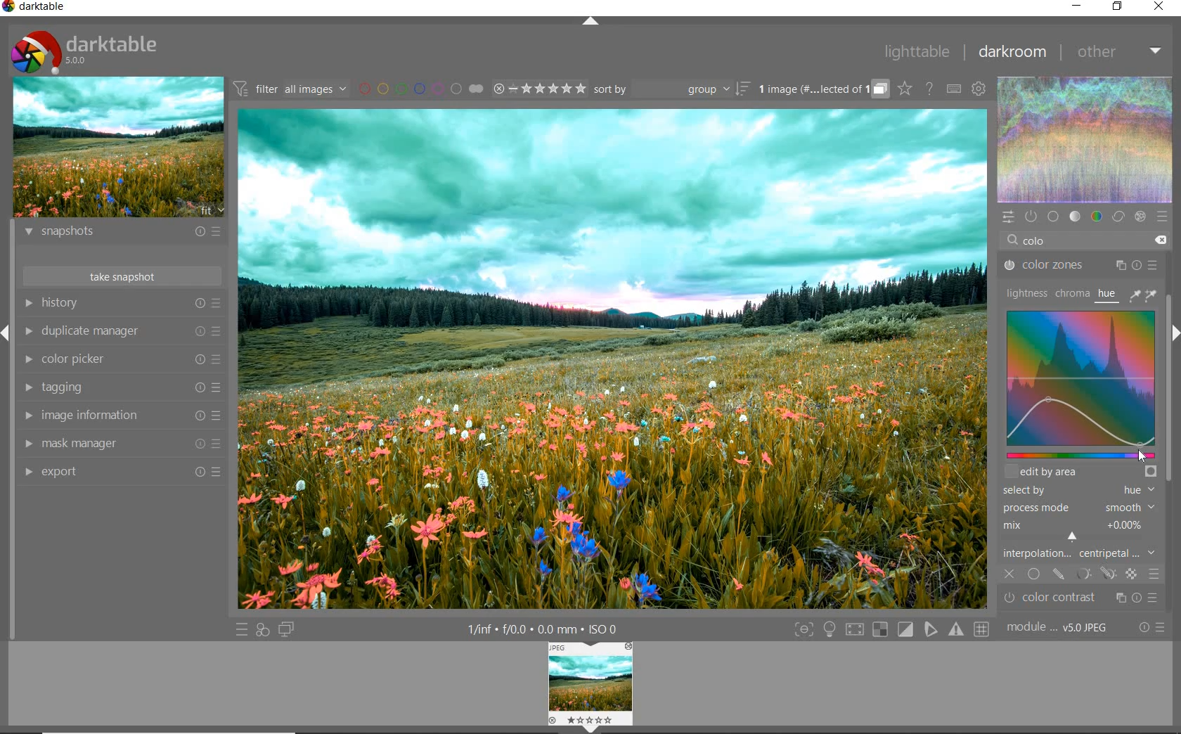 Image resolution: width=1181 pixels, height=734 pixels. I want to click on correct, so click(1118, 216).